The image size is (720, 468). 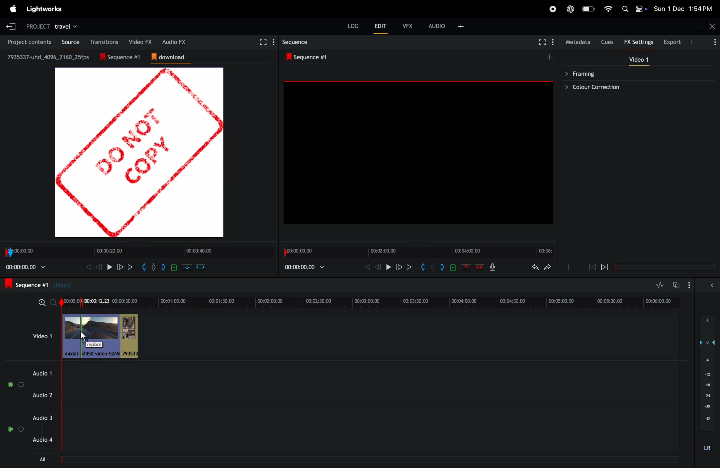 What do you see at coordinates (366, 267) in the screenshot?
I see `rewind` at bounding box center [366, 267].